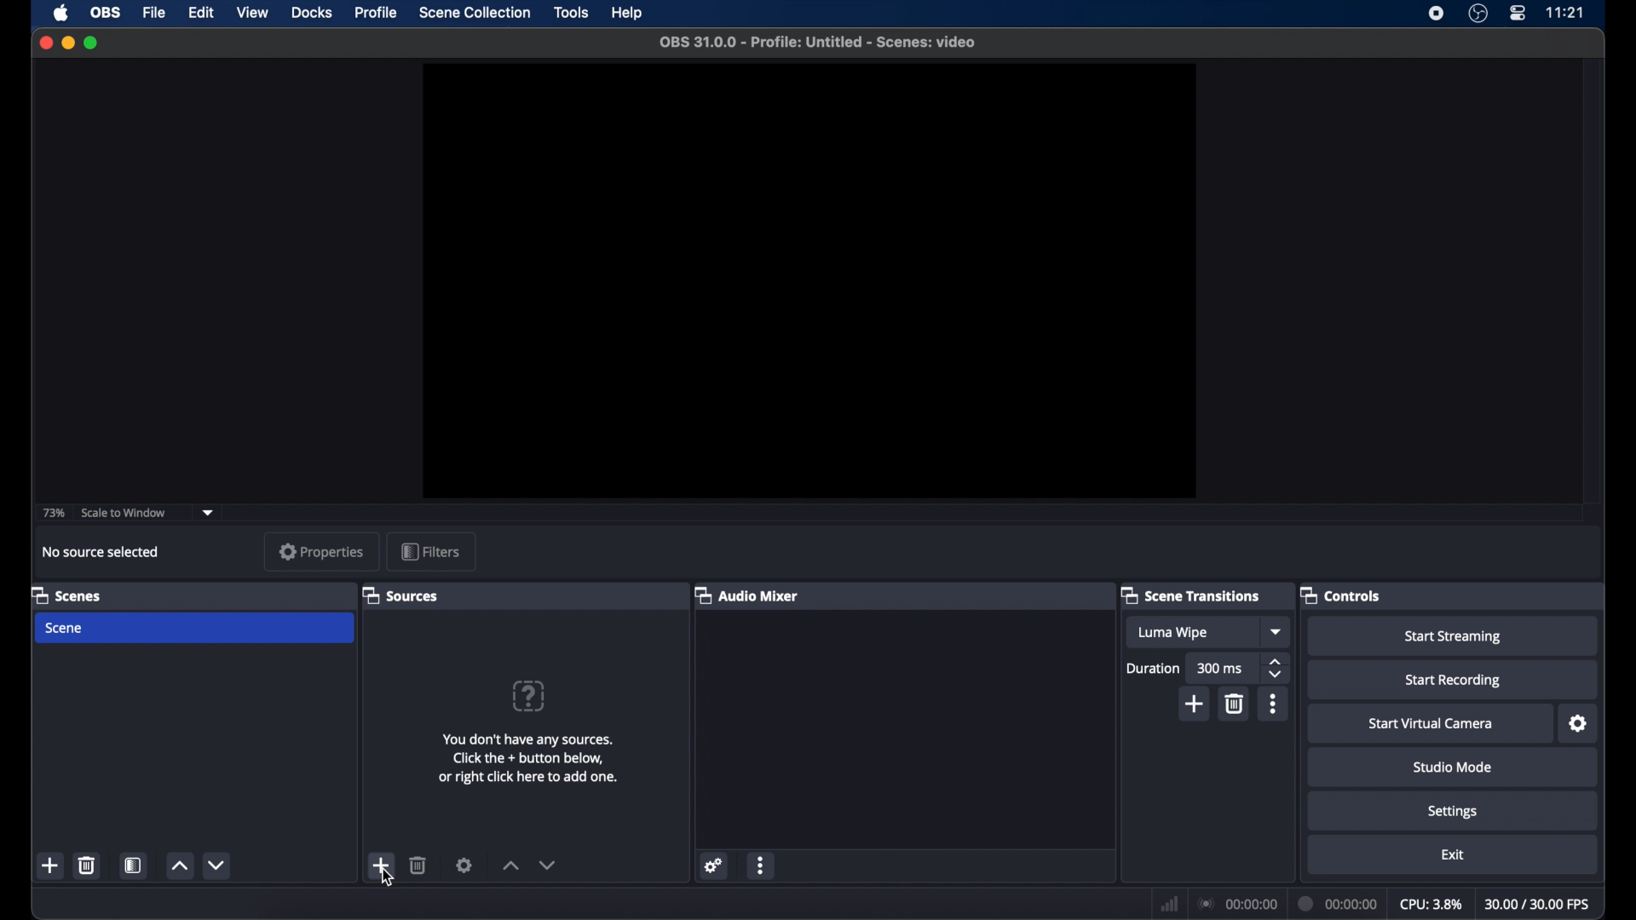  Describe the element at coordinates (313, 13) in the screenshot. I see `docks` at that location.